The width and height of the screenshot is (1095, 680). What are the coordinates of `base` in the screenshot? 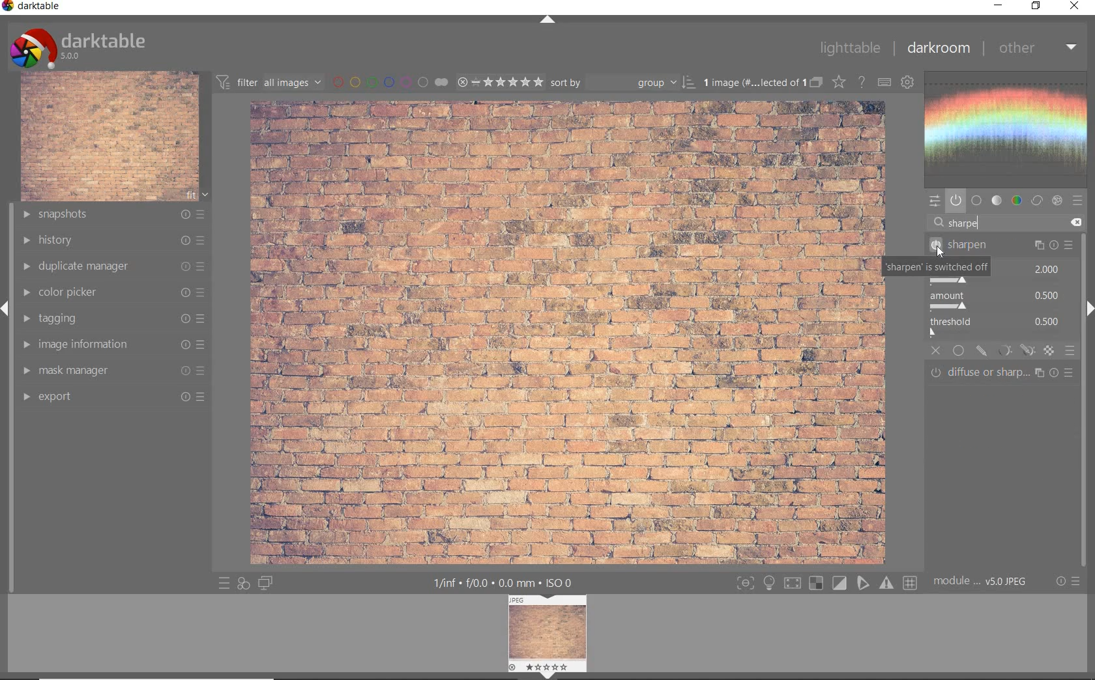 It's located at (977, 201).